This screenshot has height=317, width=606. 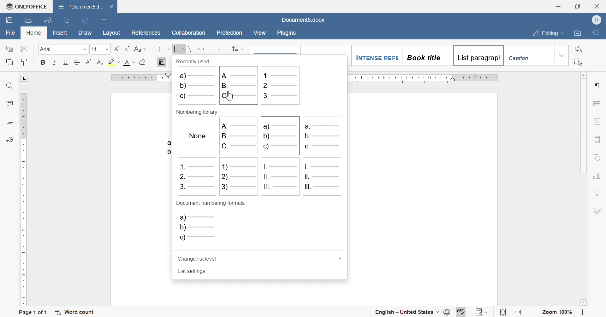 I want to click on copy style, so click(x=25, y=61).